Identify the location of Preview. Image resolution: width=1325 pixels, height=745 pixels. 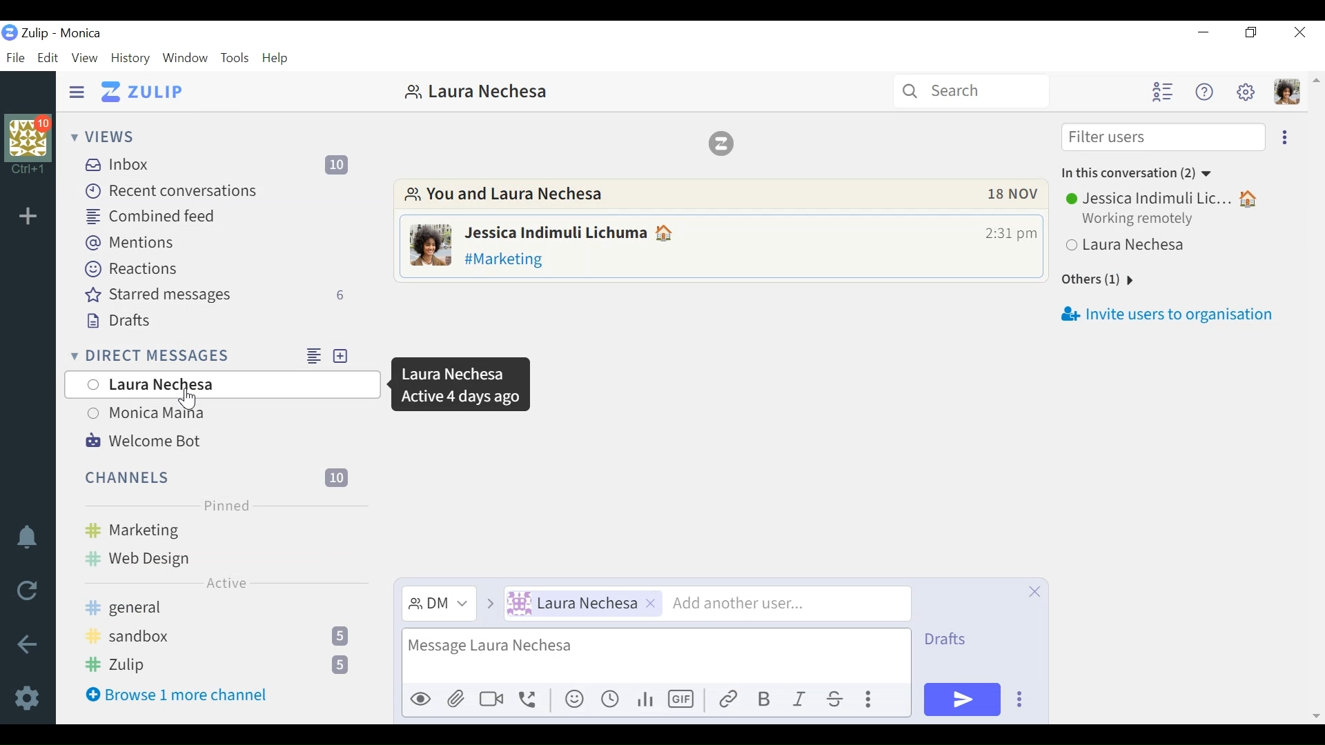
(420, 699).